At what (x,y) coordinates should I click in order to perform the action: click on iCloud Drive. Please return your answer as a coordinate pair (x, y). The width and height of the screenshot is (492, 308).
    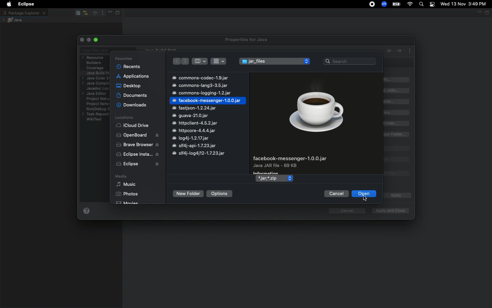
    Looking at the image, I should click on (133, 126).